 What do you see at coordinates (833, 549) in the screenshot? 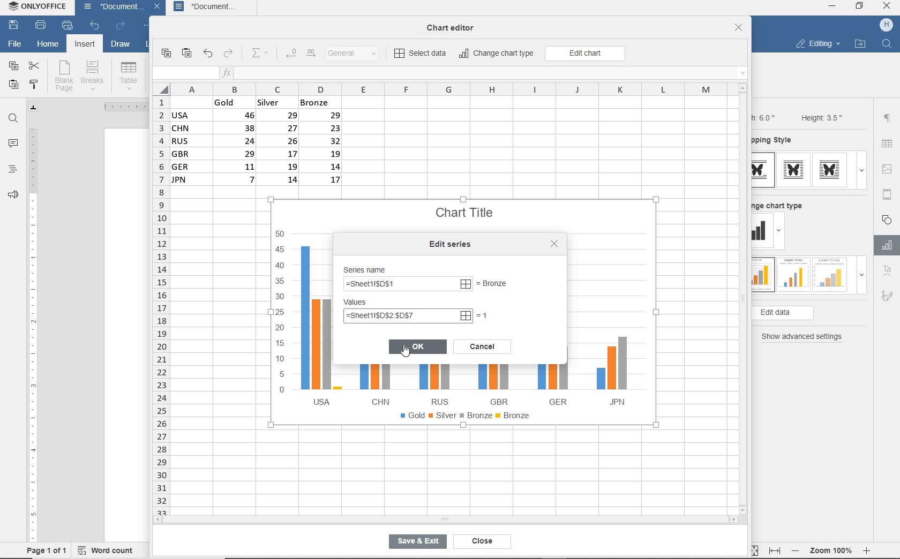
I see `zoom 100%` at bounding box center [833, 549].